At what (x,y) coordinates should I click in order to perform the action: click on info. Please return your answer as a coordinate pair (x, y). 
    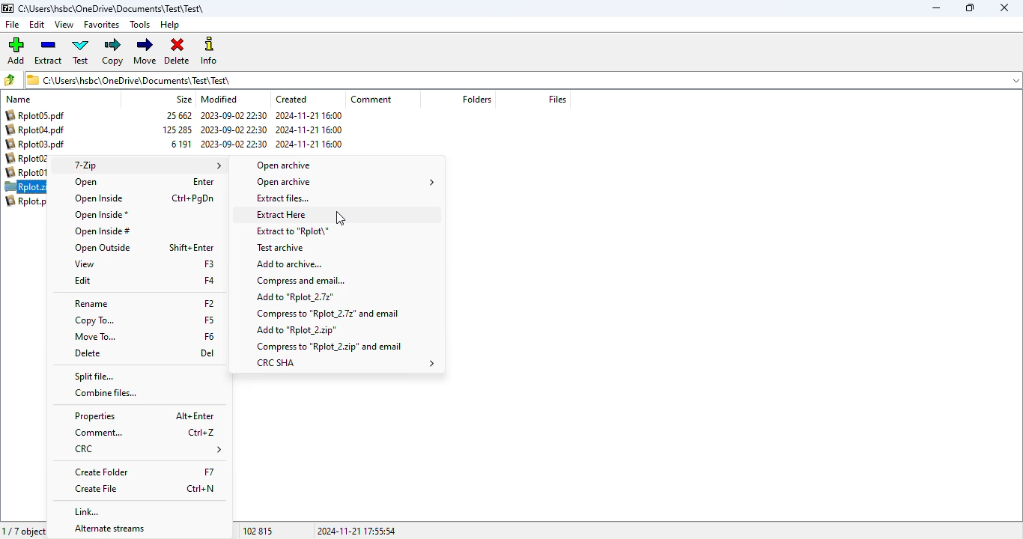
    Looking at the image, I should click on (207, 50).